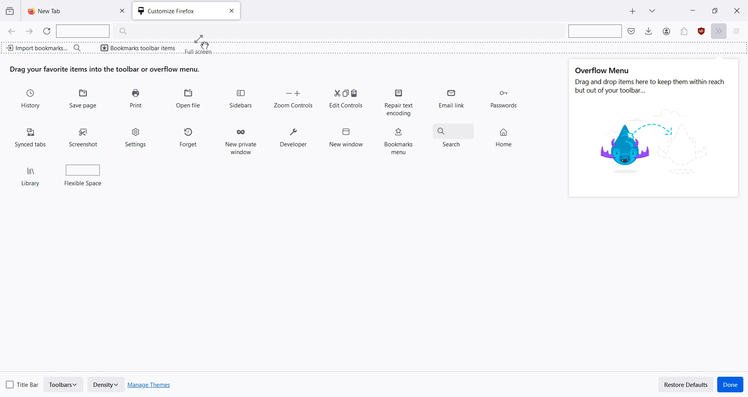 The width and height of the screenshot is (748, 397). What do you see at coordinates (594, 31) in the screenshot?
I see `Search bar` at bounding box center [594, 31].